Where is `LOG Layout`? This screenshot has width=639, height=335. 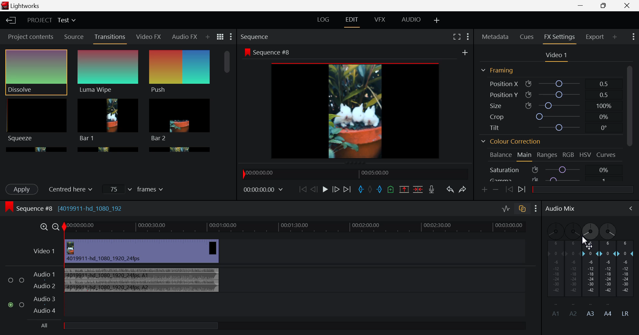
LOG Layout is located at coordinates (324, 19).